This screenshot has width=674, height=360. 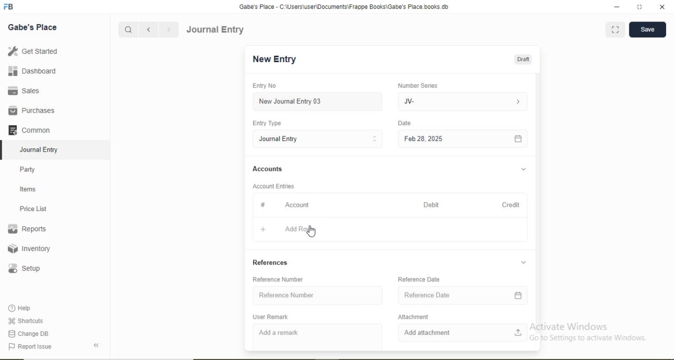 What do you see at coordinates (32, 51) in the screenshot?
I see `Get Started` at bounding box center [32, 51].